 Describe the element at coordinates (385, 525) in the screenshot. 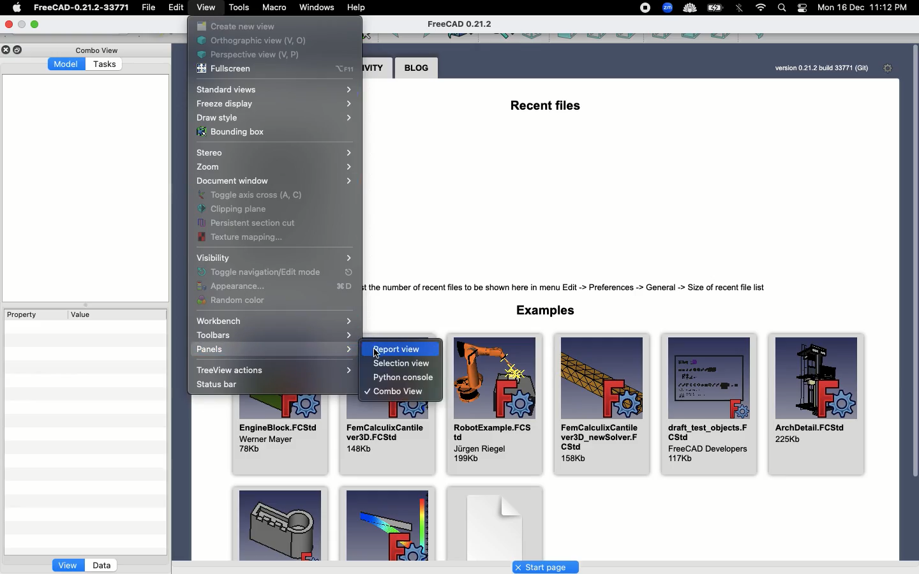

I see `Examples` at that location.